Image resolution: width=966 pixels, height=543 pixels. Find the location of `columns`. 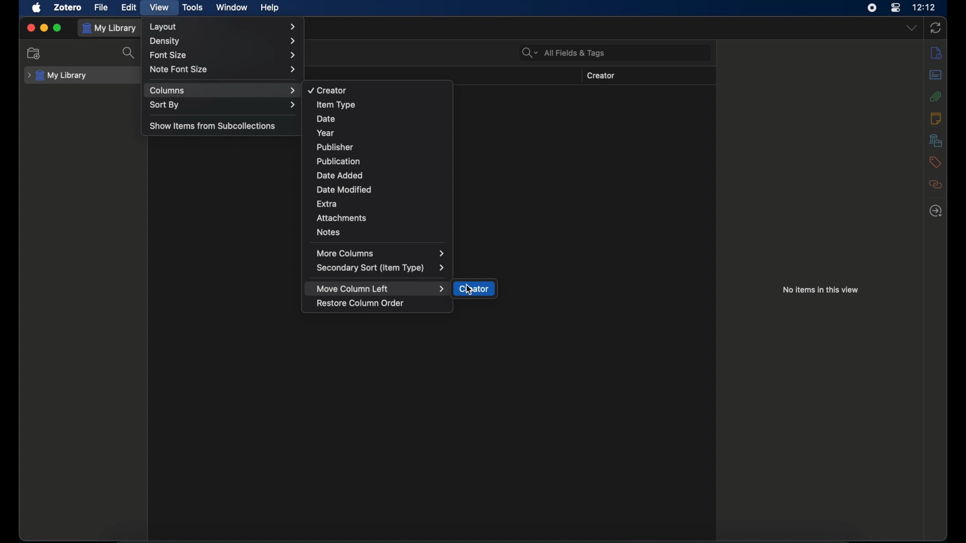

columns is located at coordinates (223, 90).